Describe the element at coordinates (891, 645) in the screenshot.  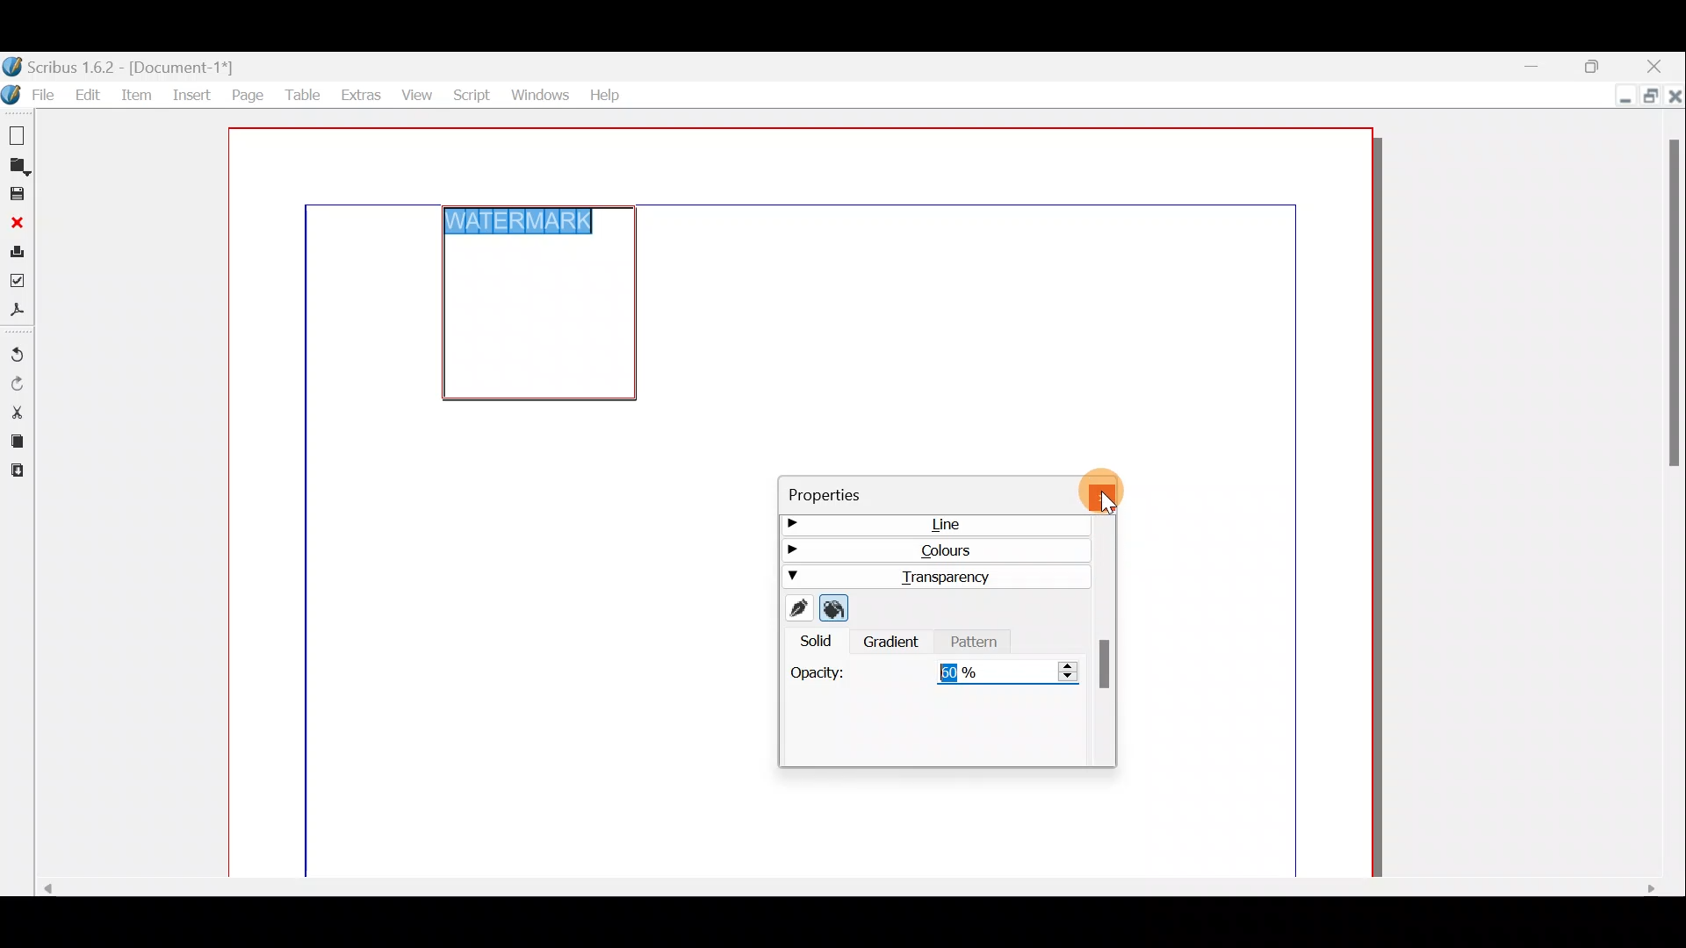
I see `Gradient` at that location.